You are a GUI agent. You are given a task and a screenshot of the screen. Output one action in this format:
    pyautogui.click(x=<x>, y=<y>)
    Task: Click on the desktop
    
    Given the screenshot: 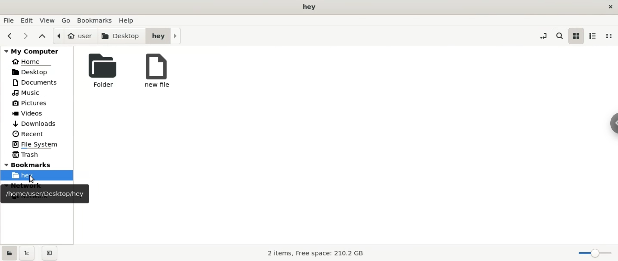 What is the action you would take?
    pyautogui.click(x=39, y=72)
    